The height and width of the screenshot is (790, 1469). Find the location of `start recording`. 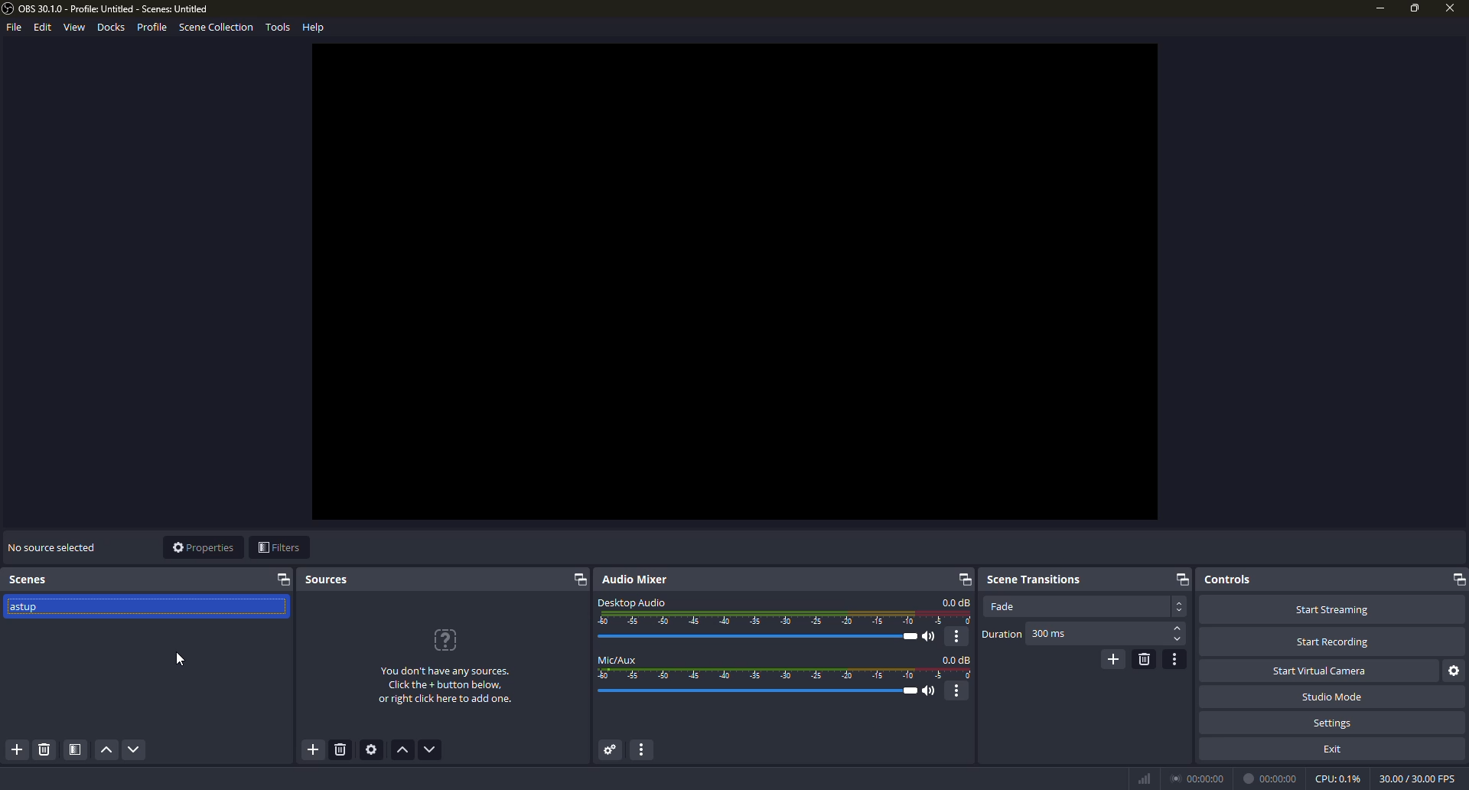

start recording is located at coordinates (1333, 642).